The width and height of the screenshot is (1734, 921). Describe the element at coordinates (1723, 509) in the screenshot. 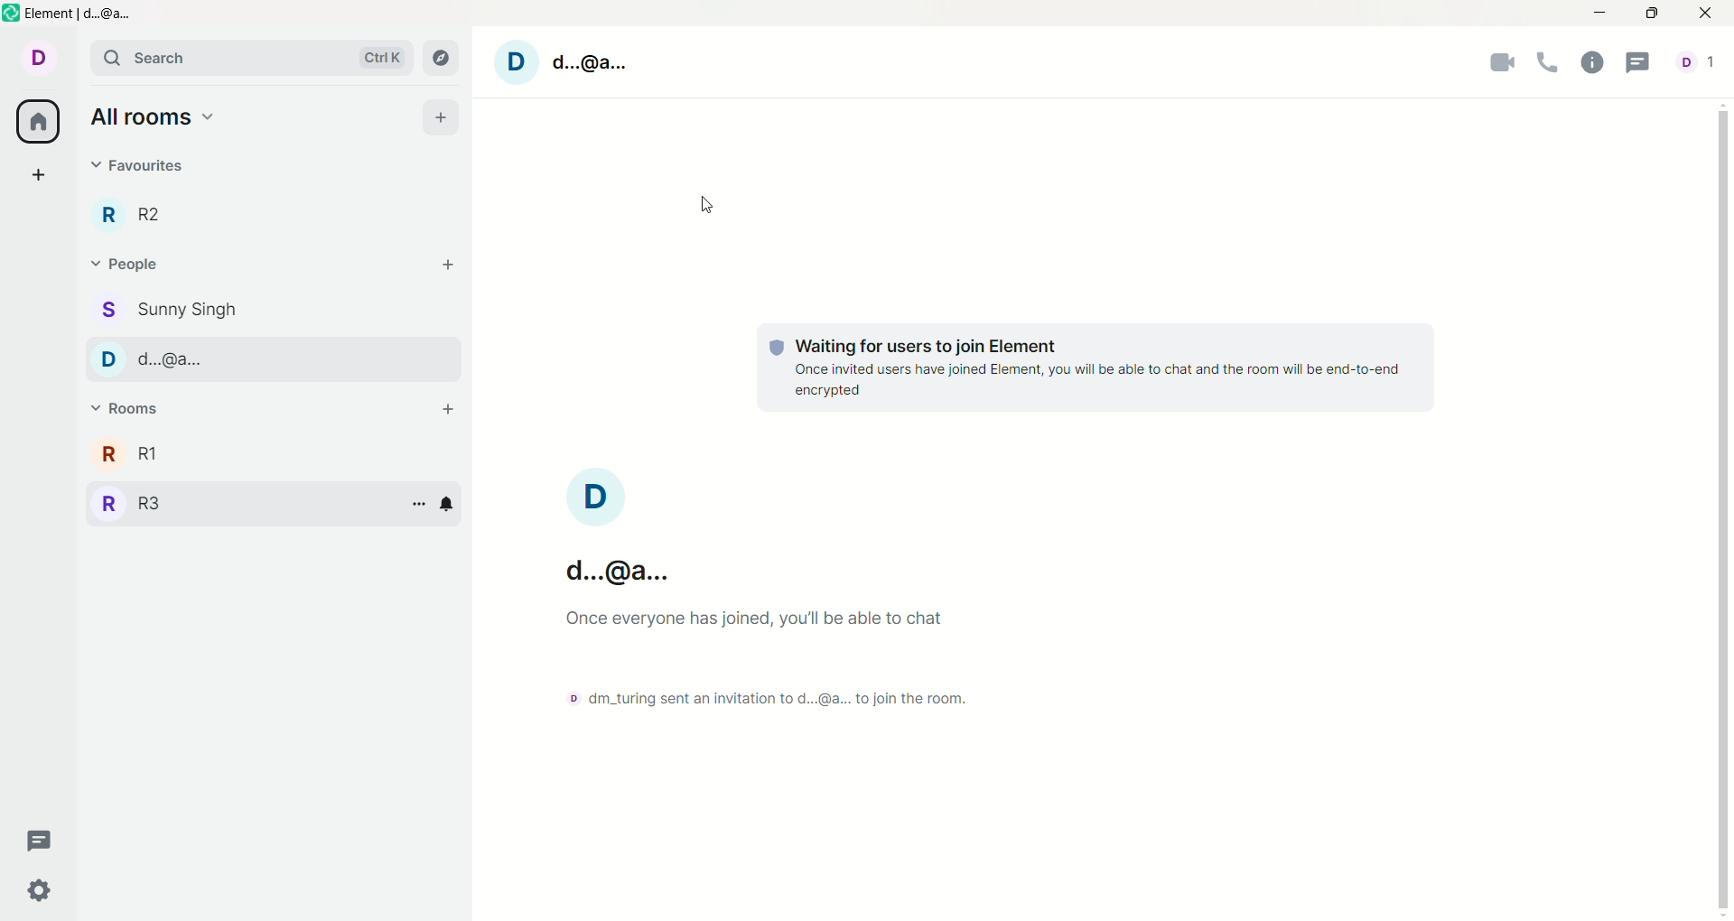

I see `Vertical slide bar` at that location.